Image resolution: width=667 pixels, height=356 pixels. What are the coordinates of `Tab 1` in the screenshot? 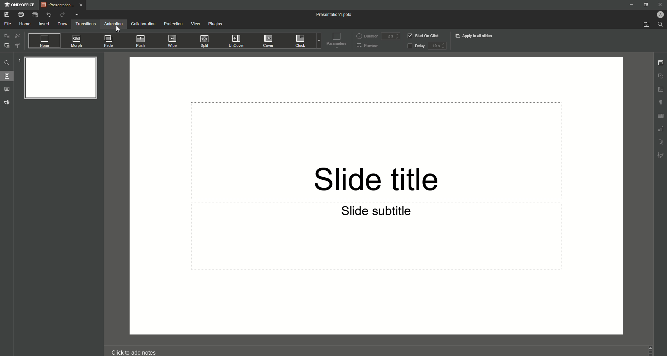 It's located at (61, 5).